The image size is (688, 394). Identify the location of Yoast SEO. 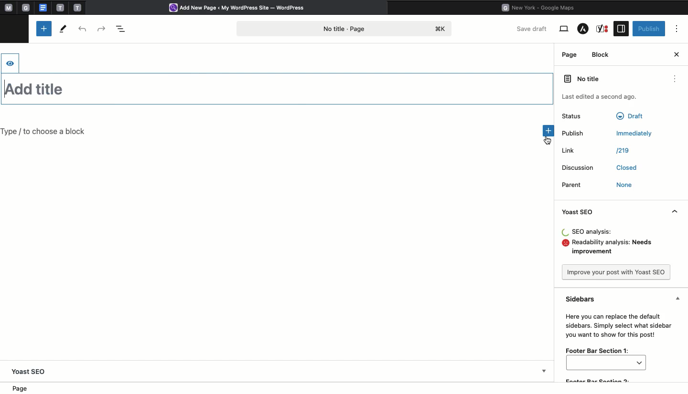
(36, 372).